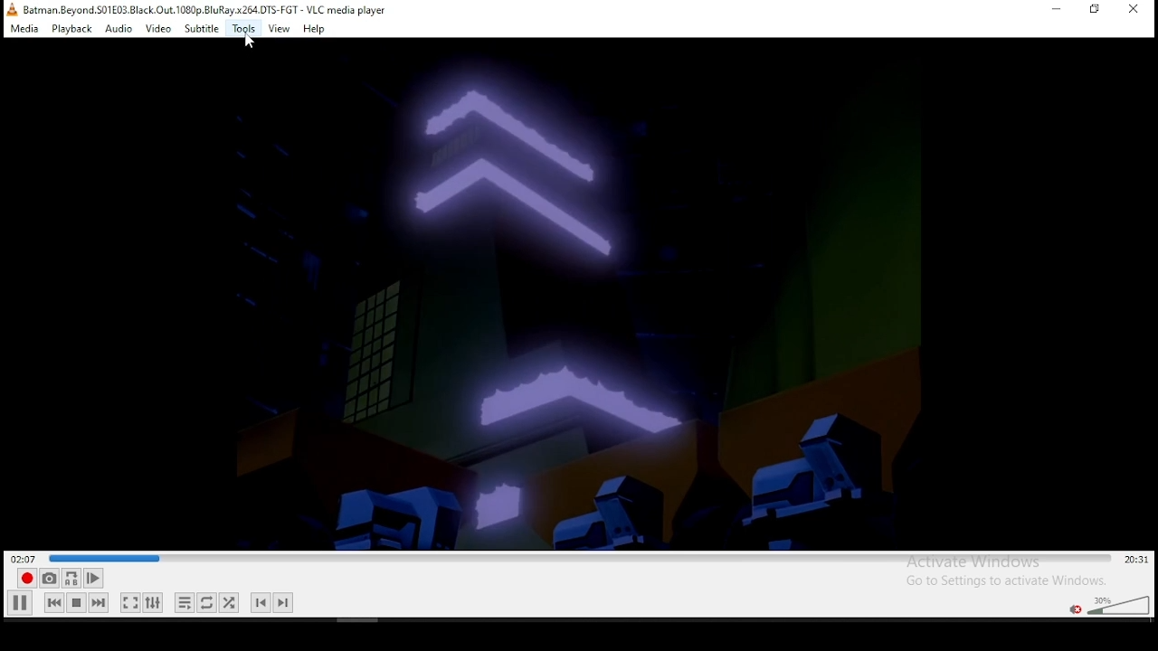  Describe the element at coordinates (27, 578) in the screenshot. I see `record` at that location.